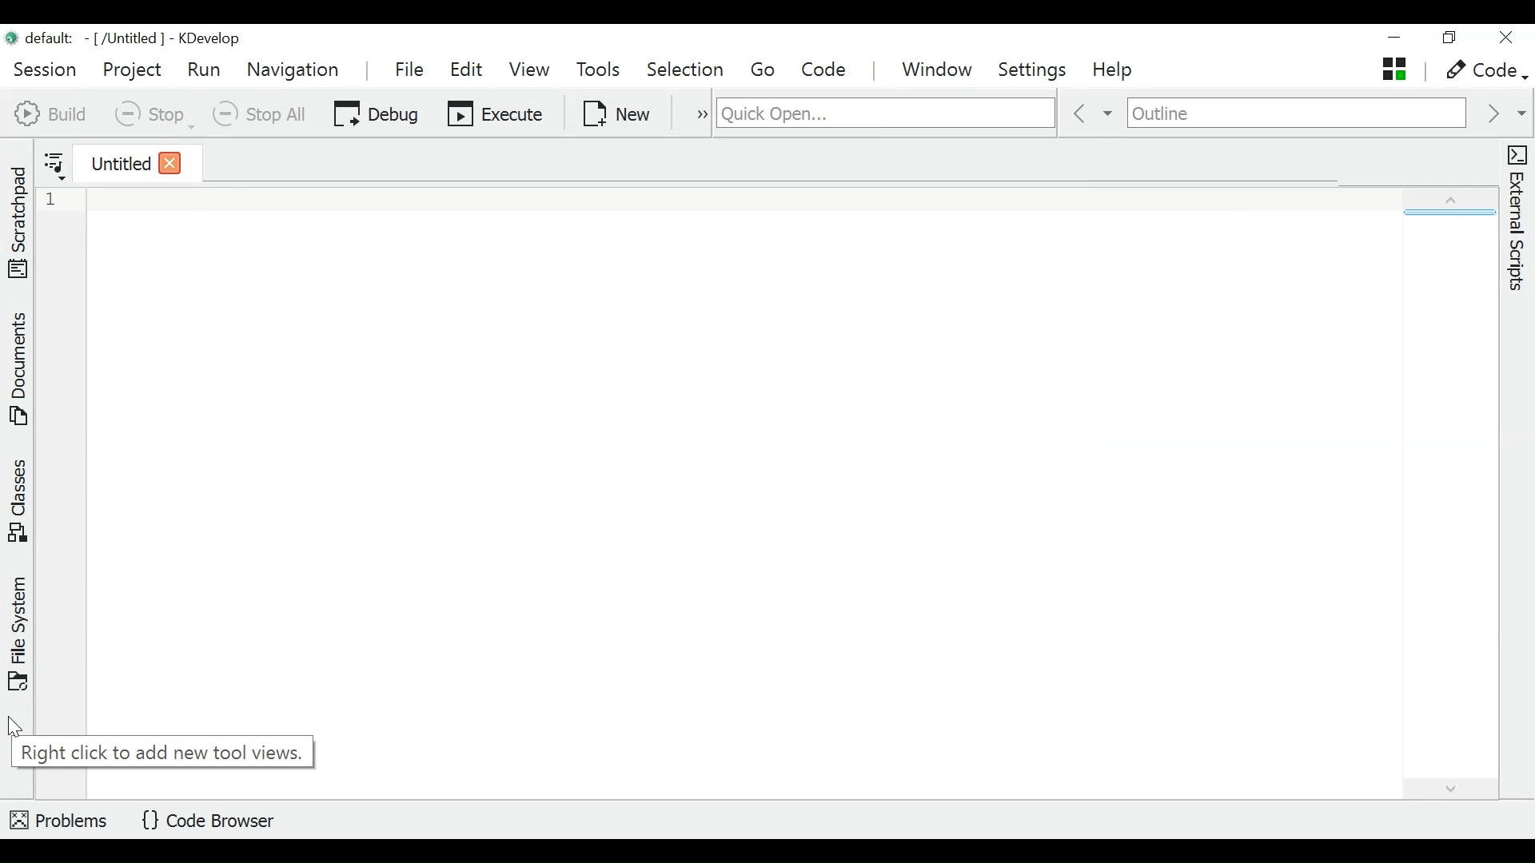 This screenshot has width=1535, height=863. Describe the element at coordinates (767, 70) in the screenshot. I see `Go` at that location.